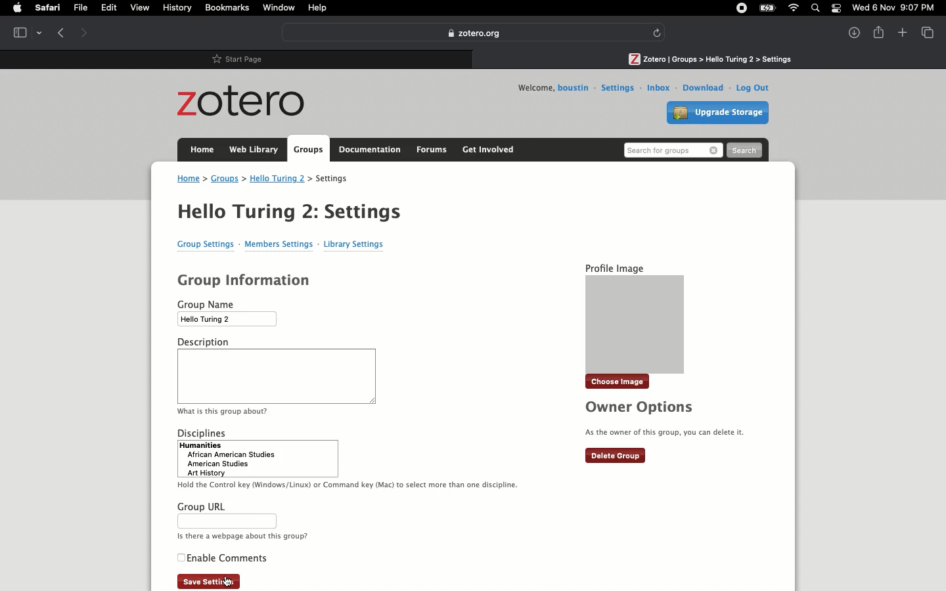  What do you see at coordinates (720, 114) in the screenshot?
I see `Upgrade storage` at bounding box center [720, 114].